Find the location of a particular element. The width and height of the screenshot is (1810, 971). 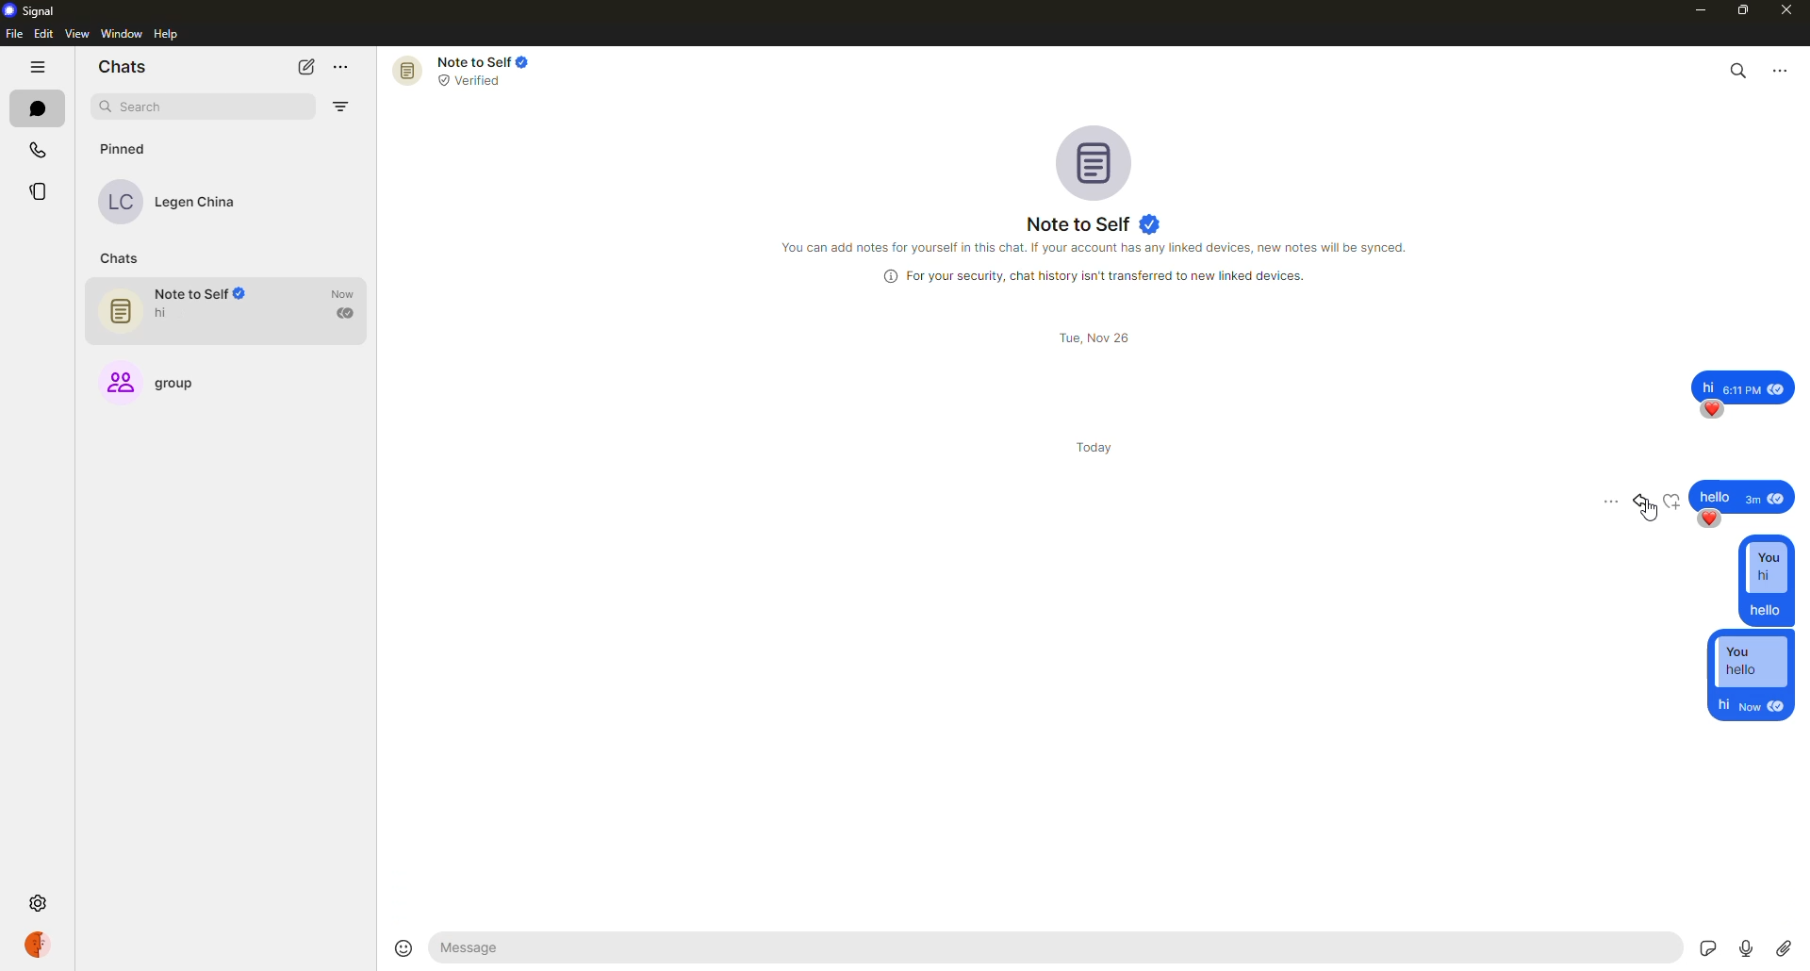

profile is located at coordinates (45, 944).